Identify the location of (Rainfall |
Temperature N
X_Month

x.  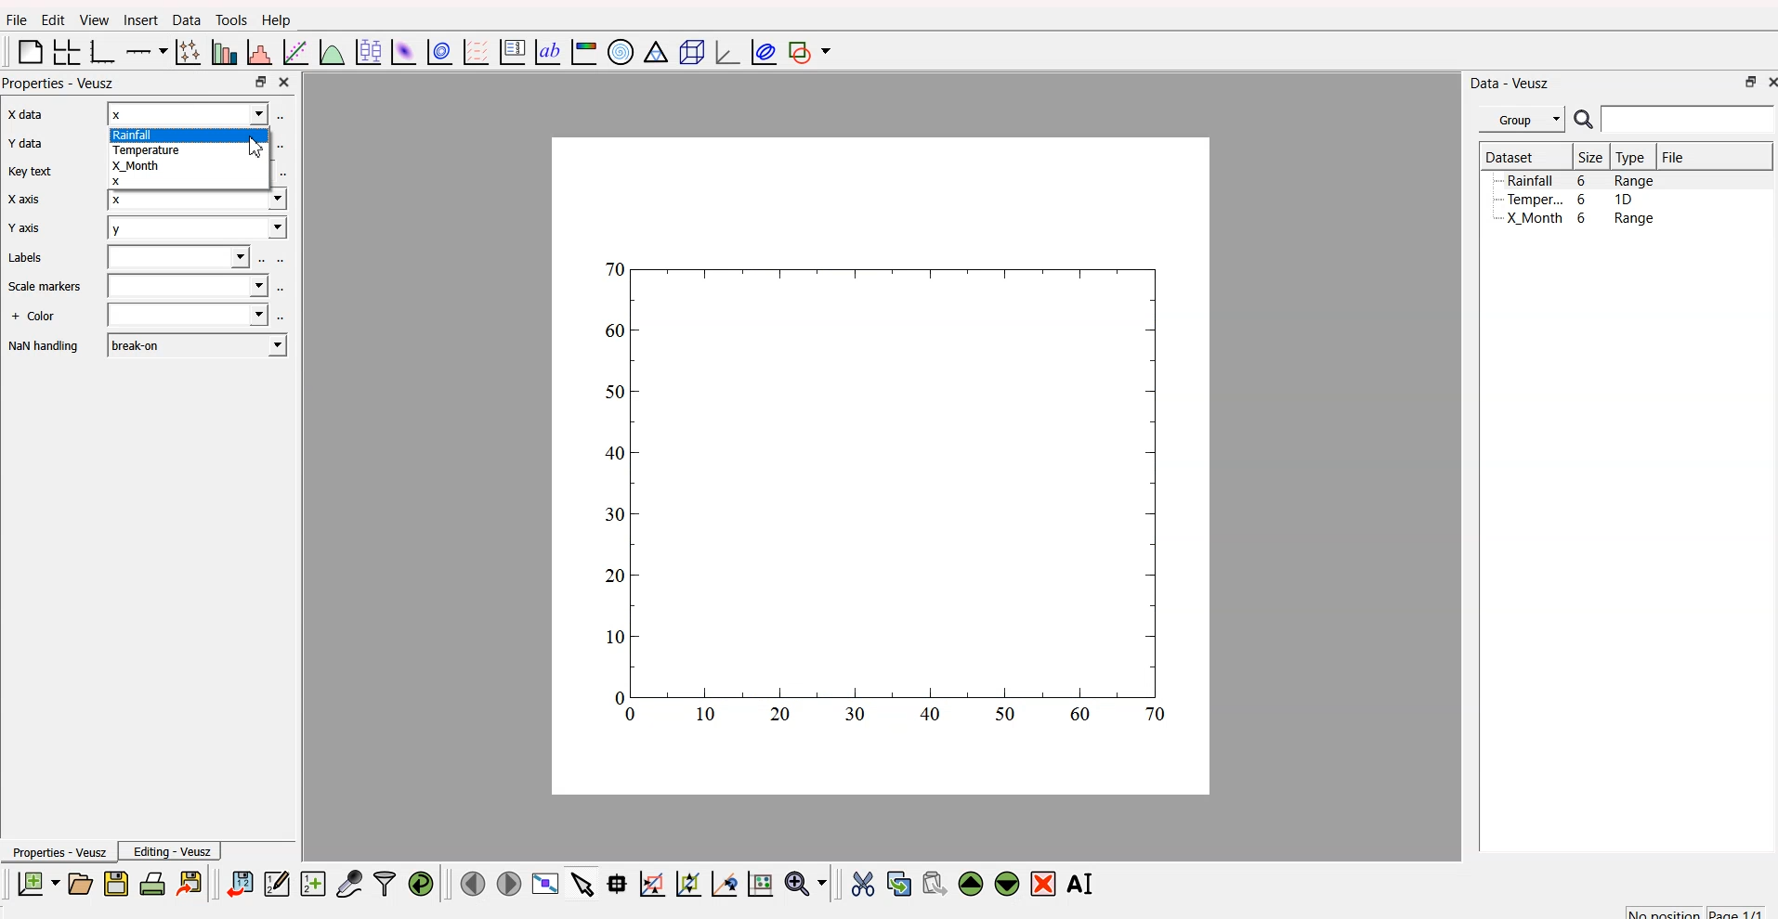
(188, 158).